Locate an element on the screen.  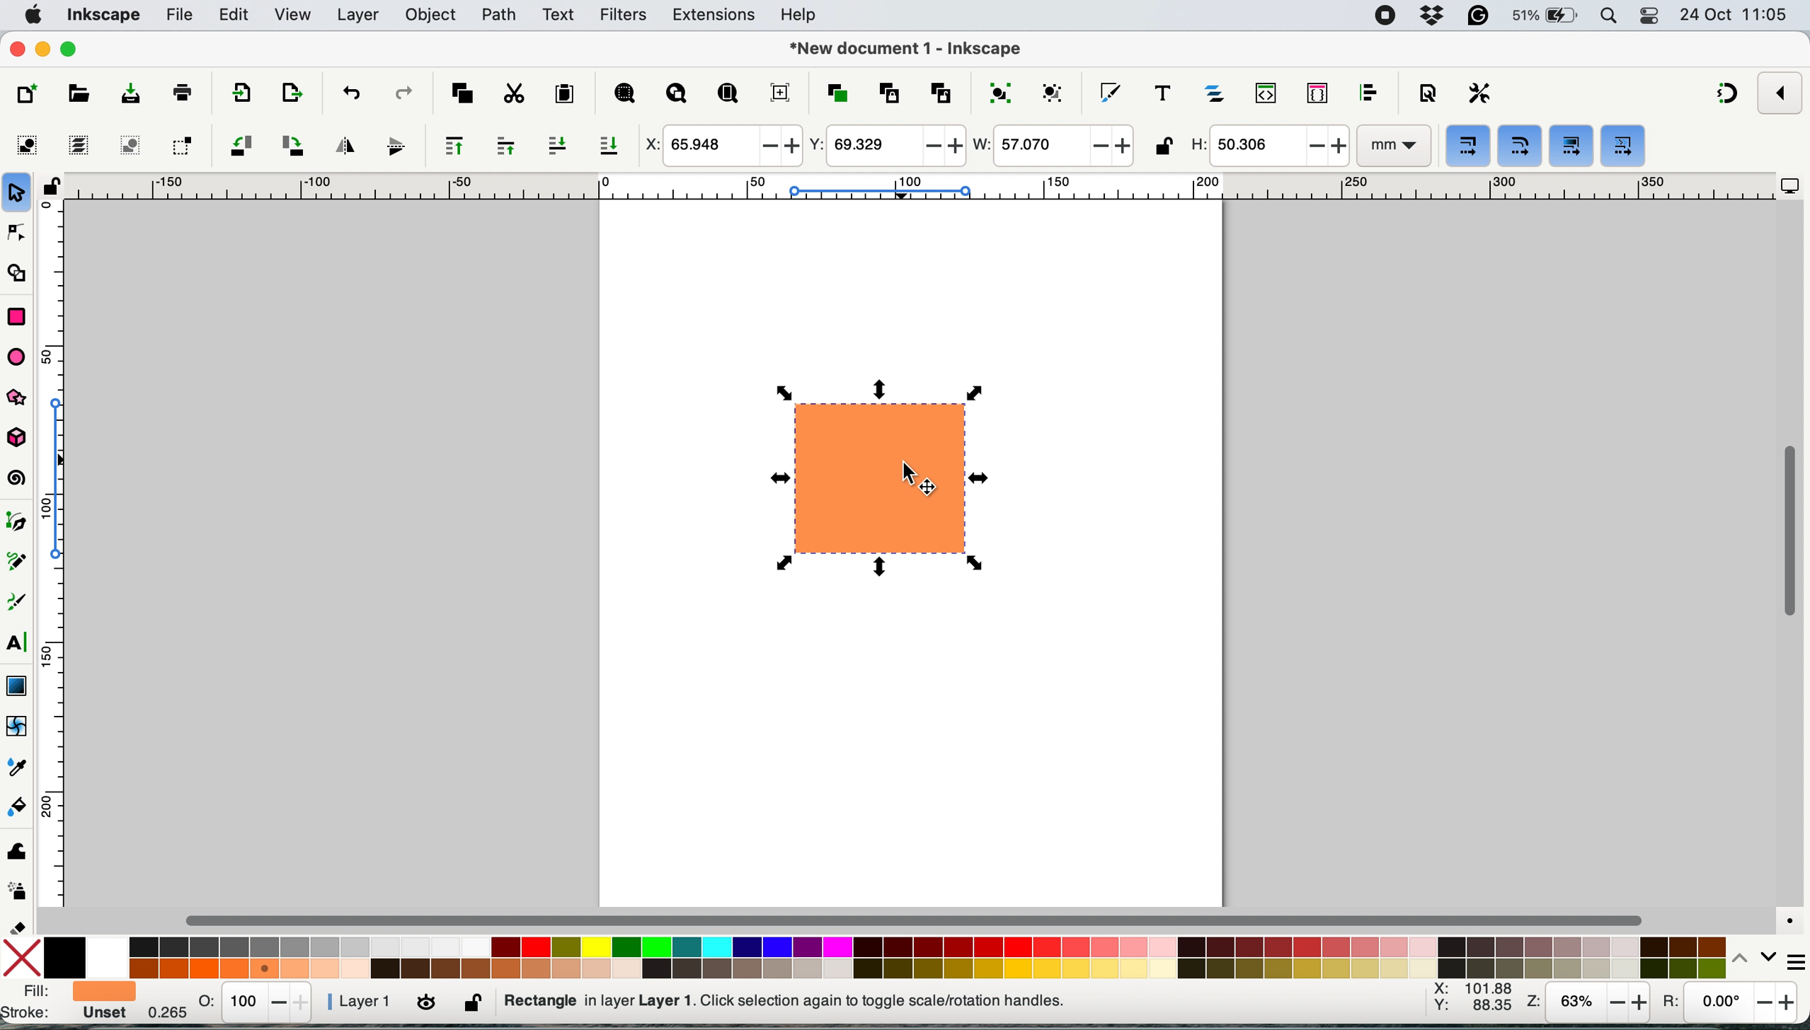
lock unlock is located at coordinates (1163, 148).